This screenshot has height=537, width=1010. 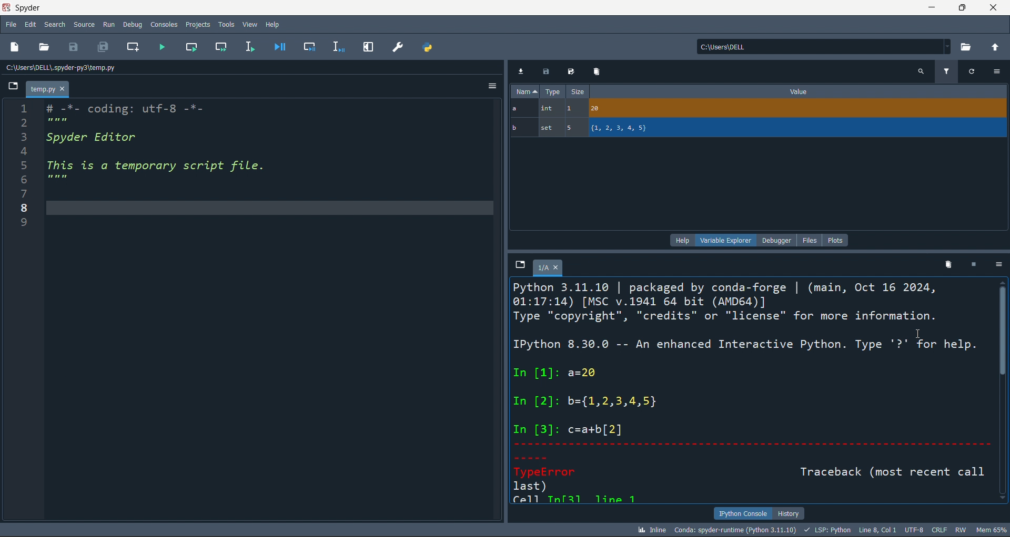 What do you see at coordinates (107, 24) in the screenshot?
I see `run` at bounding box center [107, 24].